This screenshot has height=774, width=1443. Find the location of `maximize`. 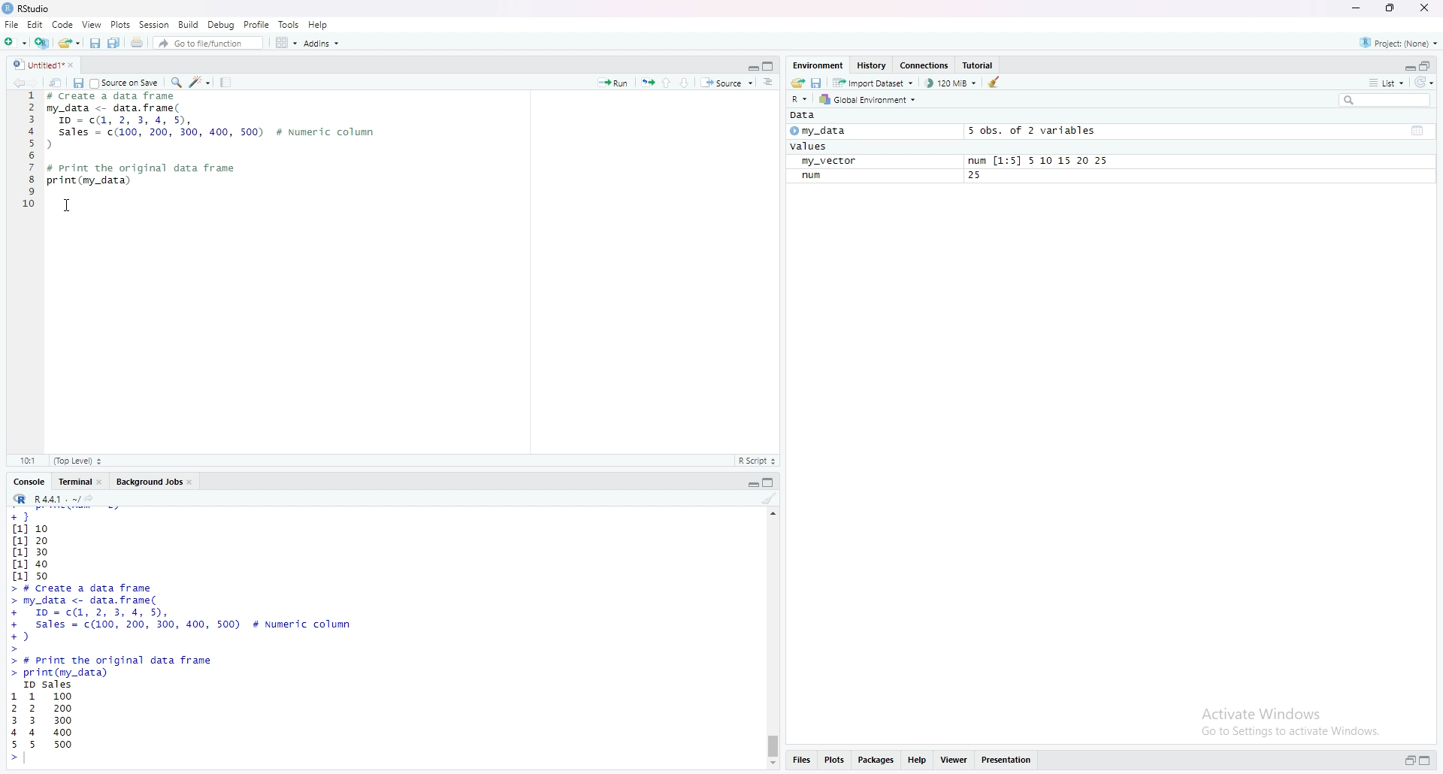

maximize is located at coordinates (771, 482).